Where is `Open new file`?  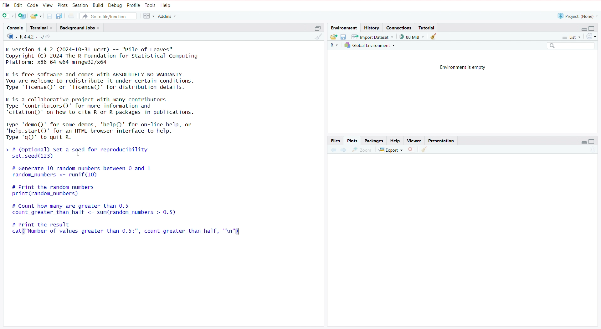 Open new file is located at coordinates (9, 16).